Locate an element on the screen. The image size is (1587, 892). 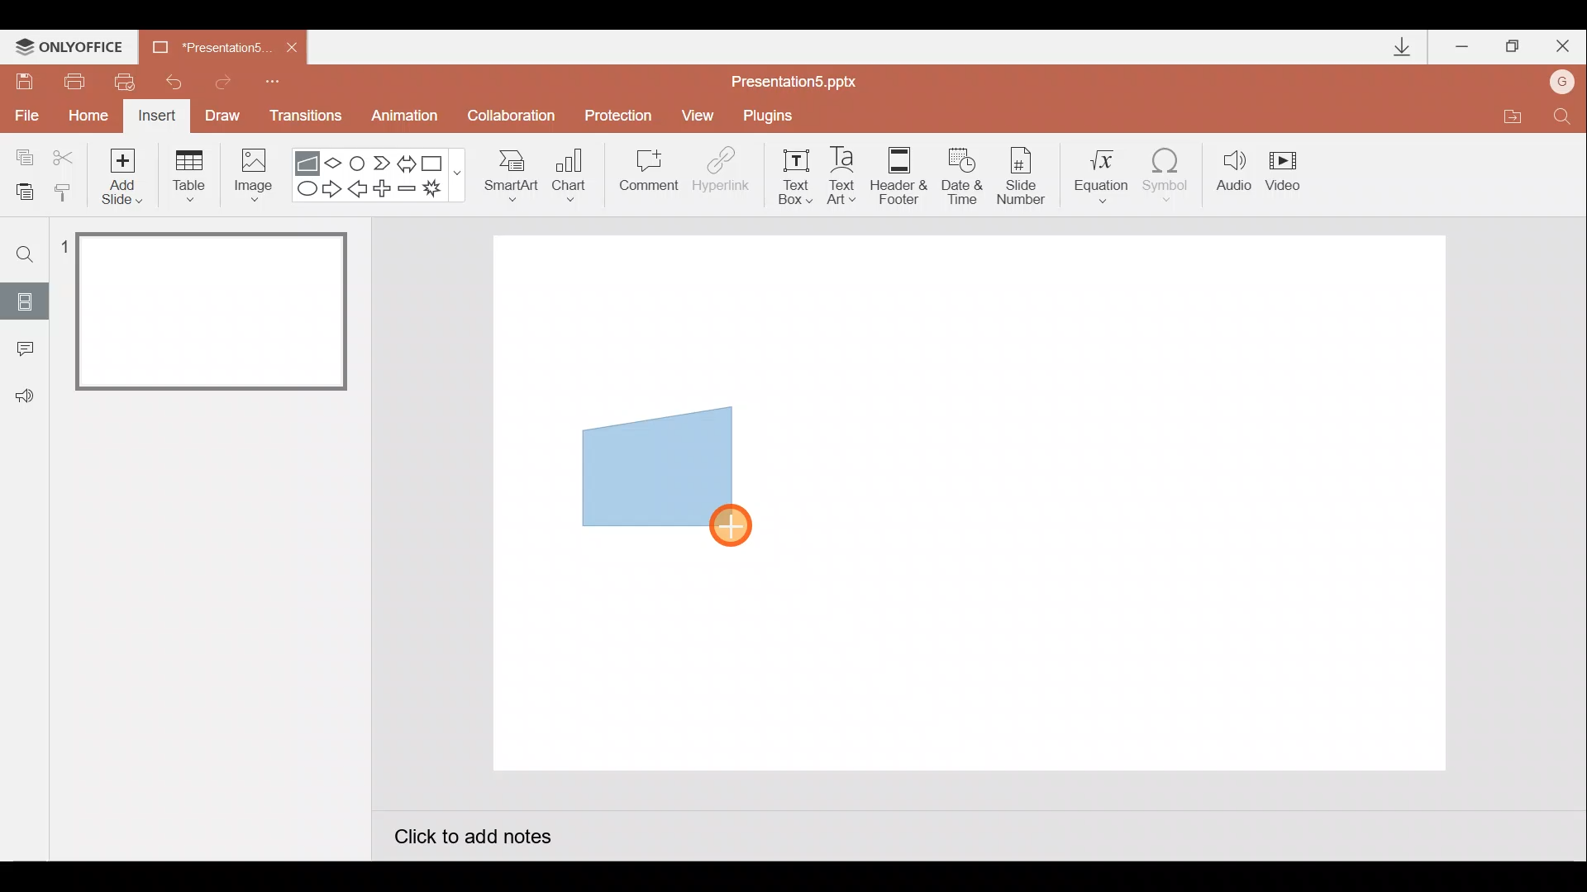
Symbol is located at coordinates (1172, 174).